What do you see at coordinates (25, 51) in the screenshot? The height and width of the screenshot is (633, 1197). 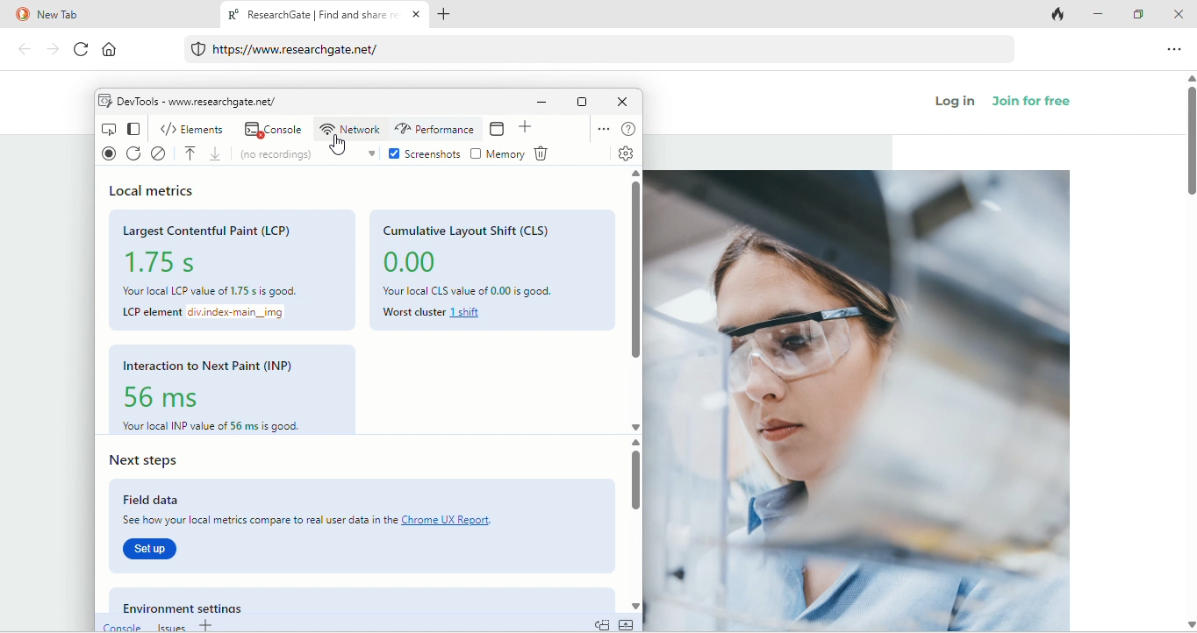 I see `back` at bounding box center [25, 51].